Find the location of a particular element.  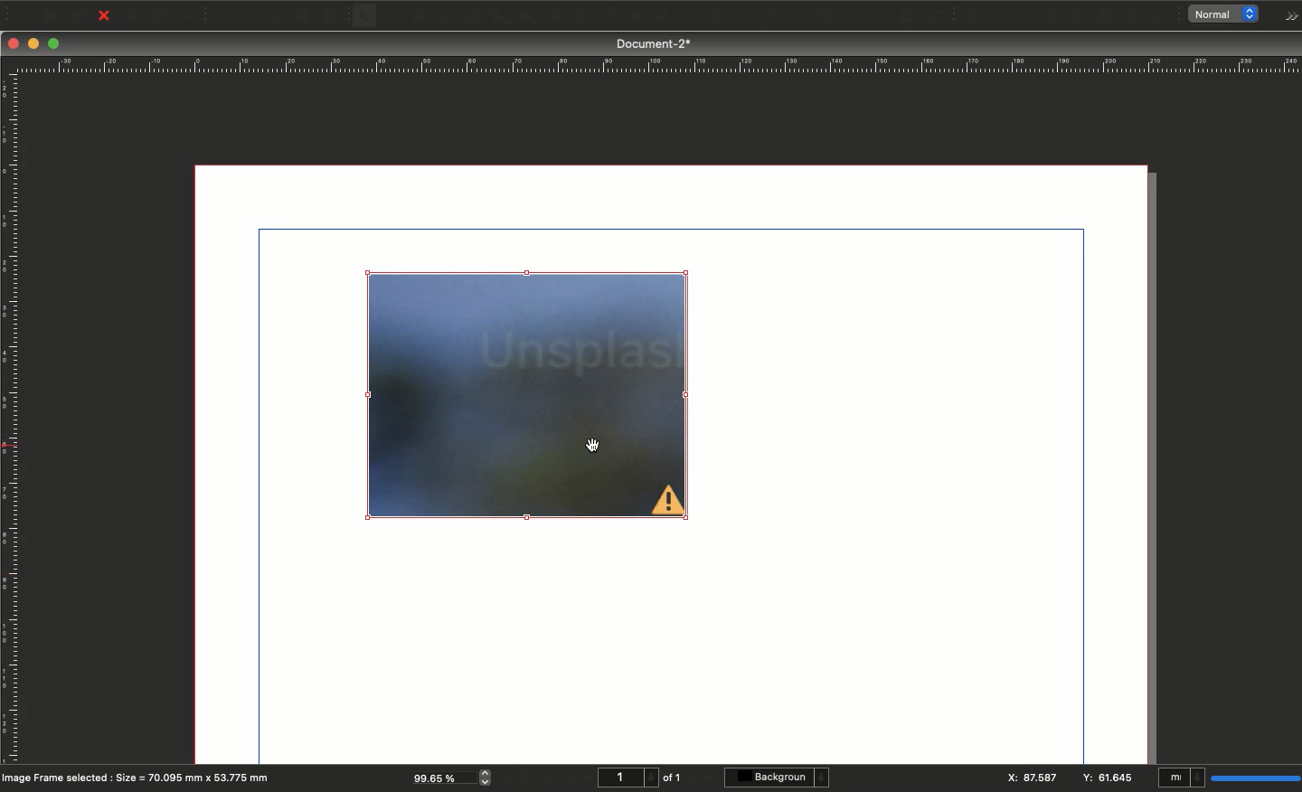

Edit contents of frame is located at coordinates (753, 17).